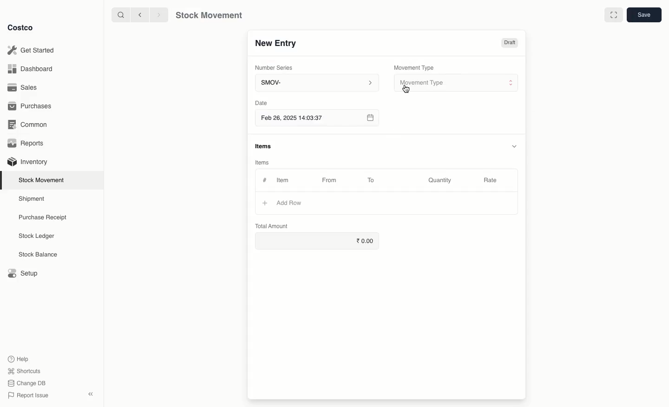 The width and height of the screenshot is (669, 407). What do you see at coordinates (277, 45) in the screenshot?
I see `New Entry` at bounding box center [277, 45].